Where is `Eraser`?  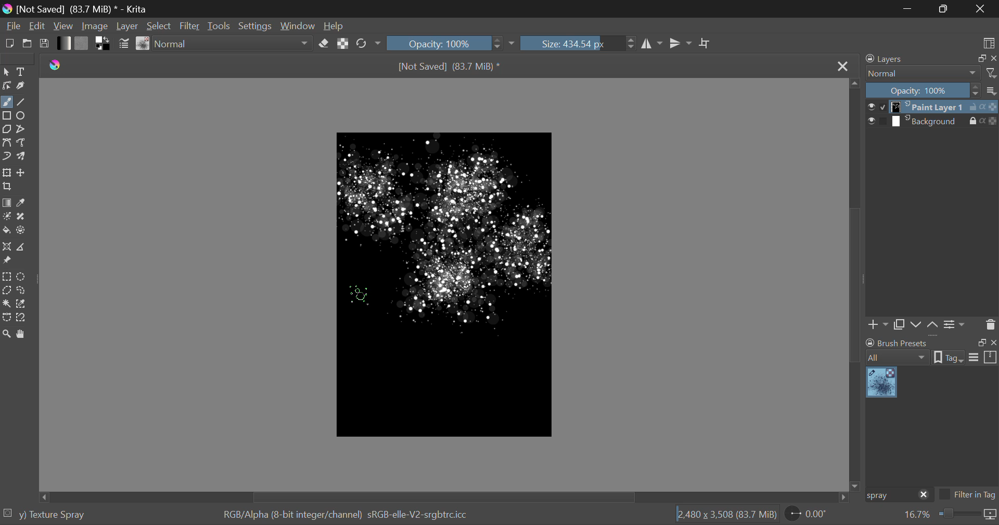 Eraser is located at coordinates (324, 44).